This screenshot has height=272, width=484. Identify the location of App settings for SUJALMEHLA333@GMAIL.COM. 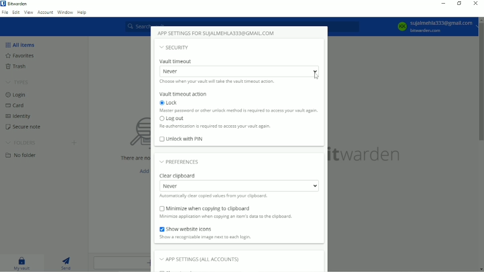
(217, 33).